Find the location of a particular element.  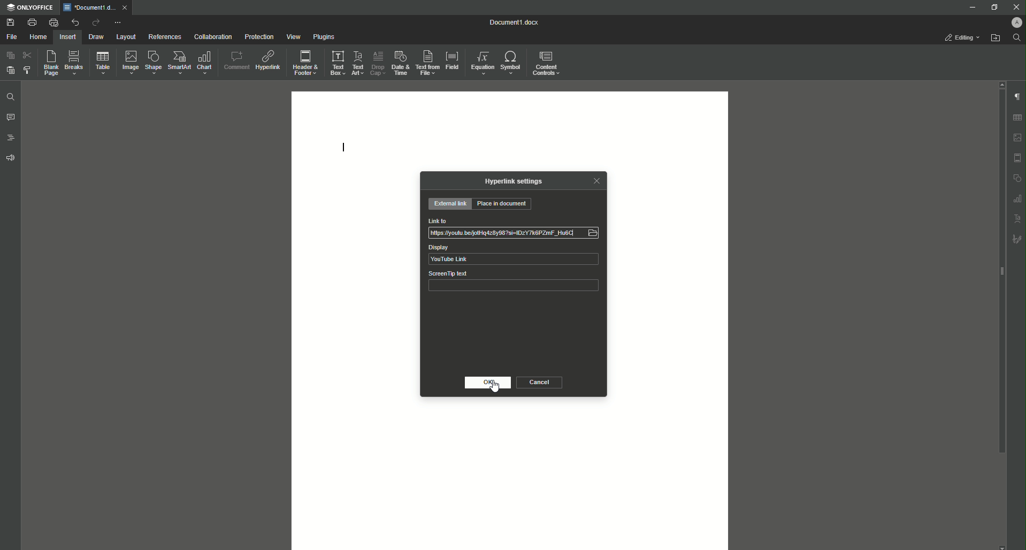

Shape is located at coordinates (153, 62).